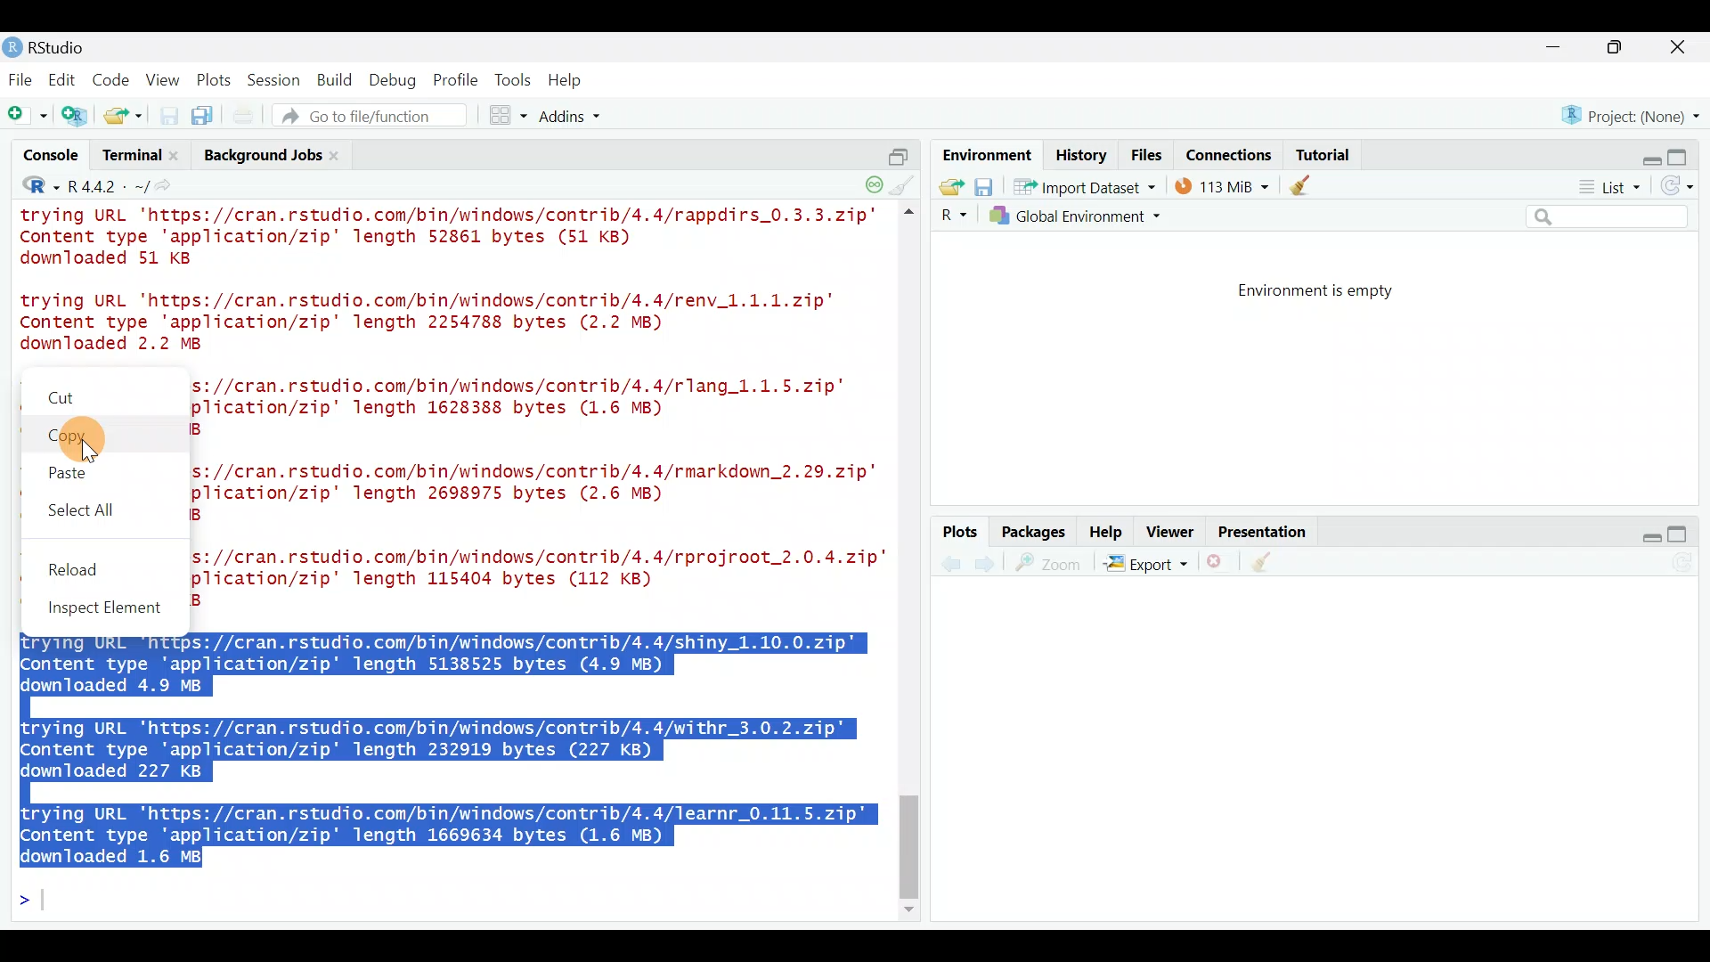 Image resolution: width=1710 pixels, height=962 pixels. Describe the element at coordinates (1217, 566) in the screenshot. I see `remove the current plot` at that location.